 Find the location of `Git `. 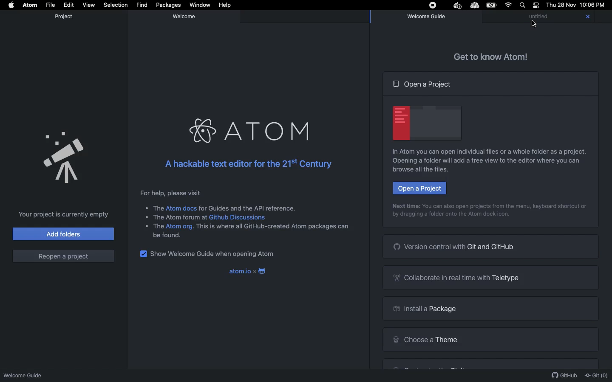

Git  is located at coordinates (597, 374).